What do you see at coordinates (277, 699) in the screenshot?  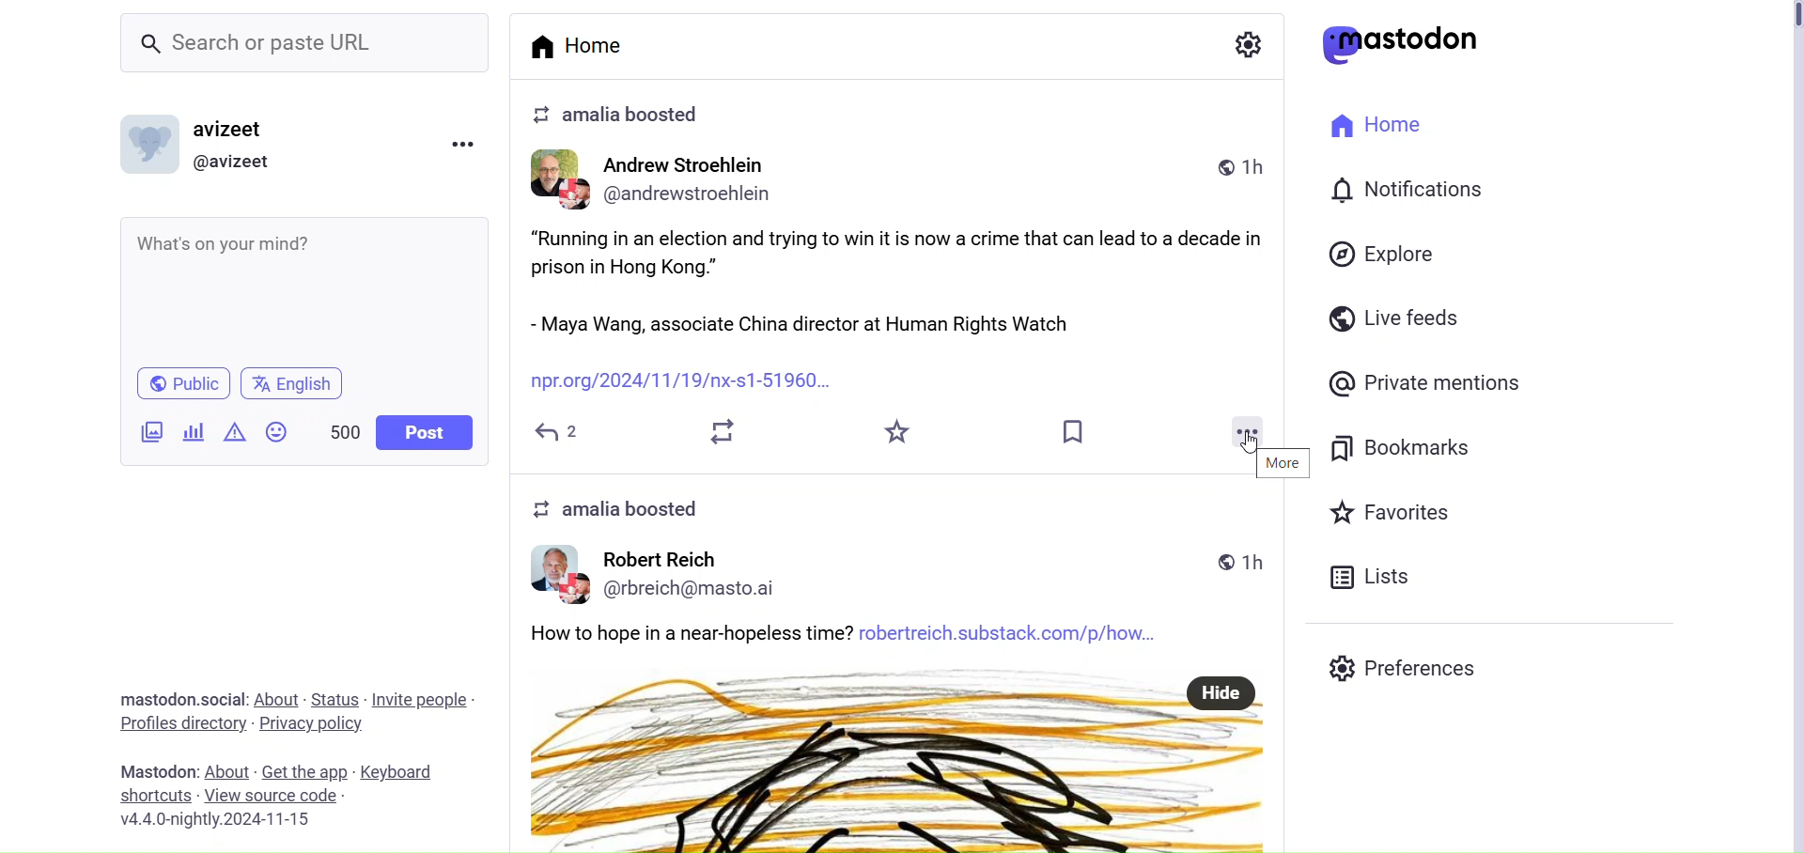 I see `About` at bounding box center [277, 699].